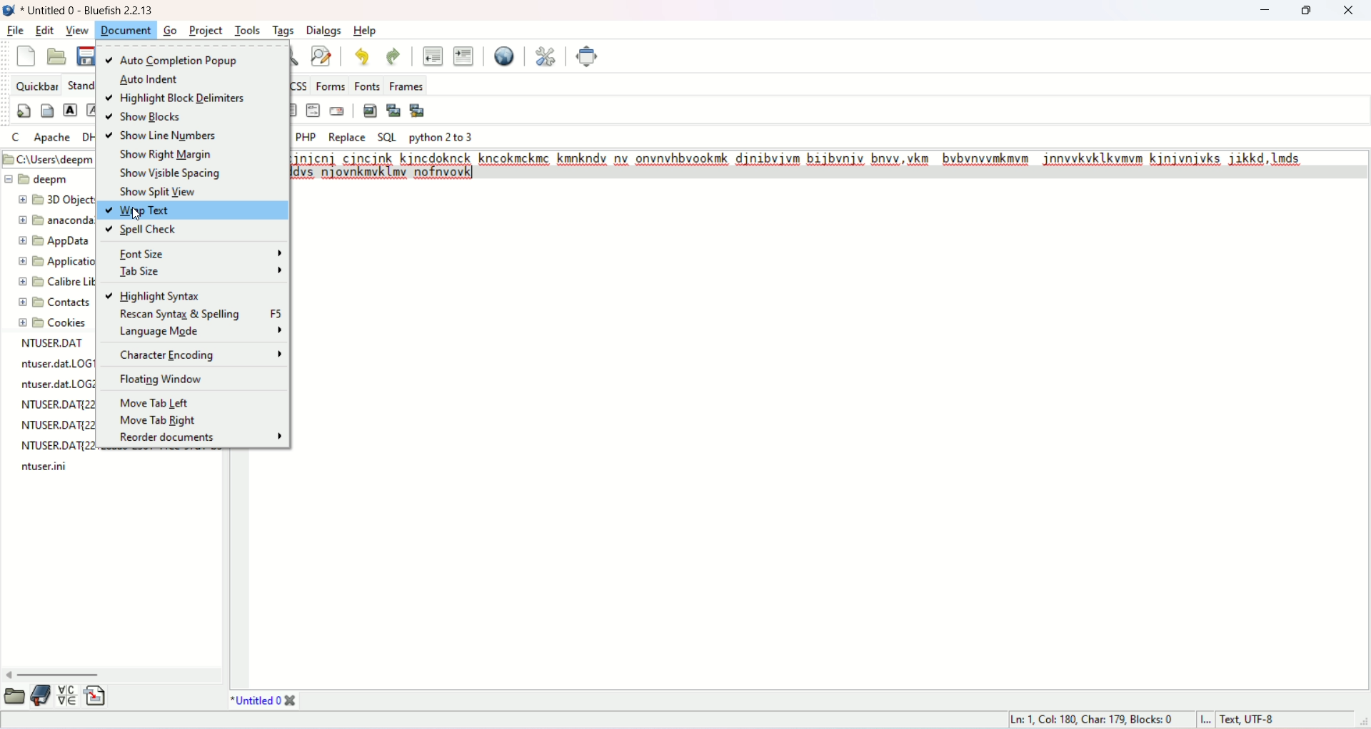 The image size is (1371, 729). What do you see at coordinates (164, 379) in the screenshot?
I see `floating window` at bounding box center [164, 379].